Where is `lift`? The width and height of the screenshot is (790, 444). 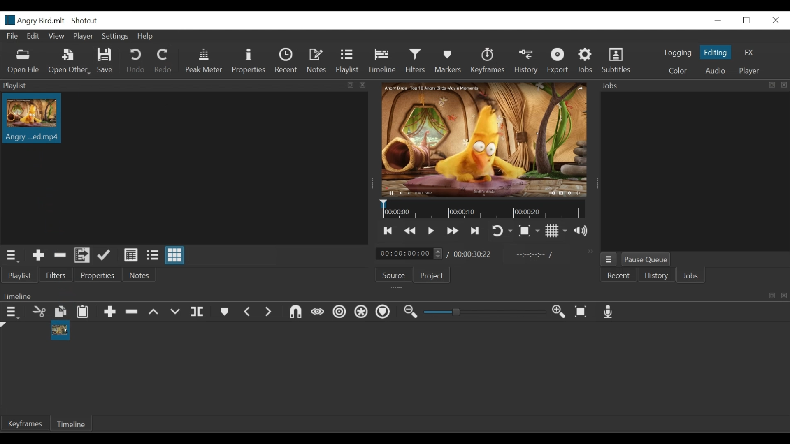 lift is located at coordinates (155, 313).